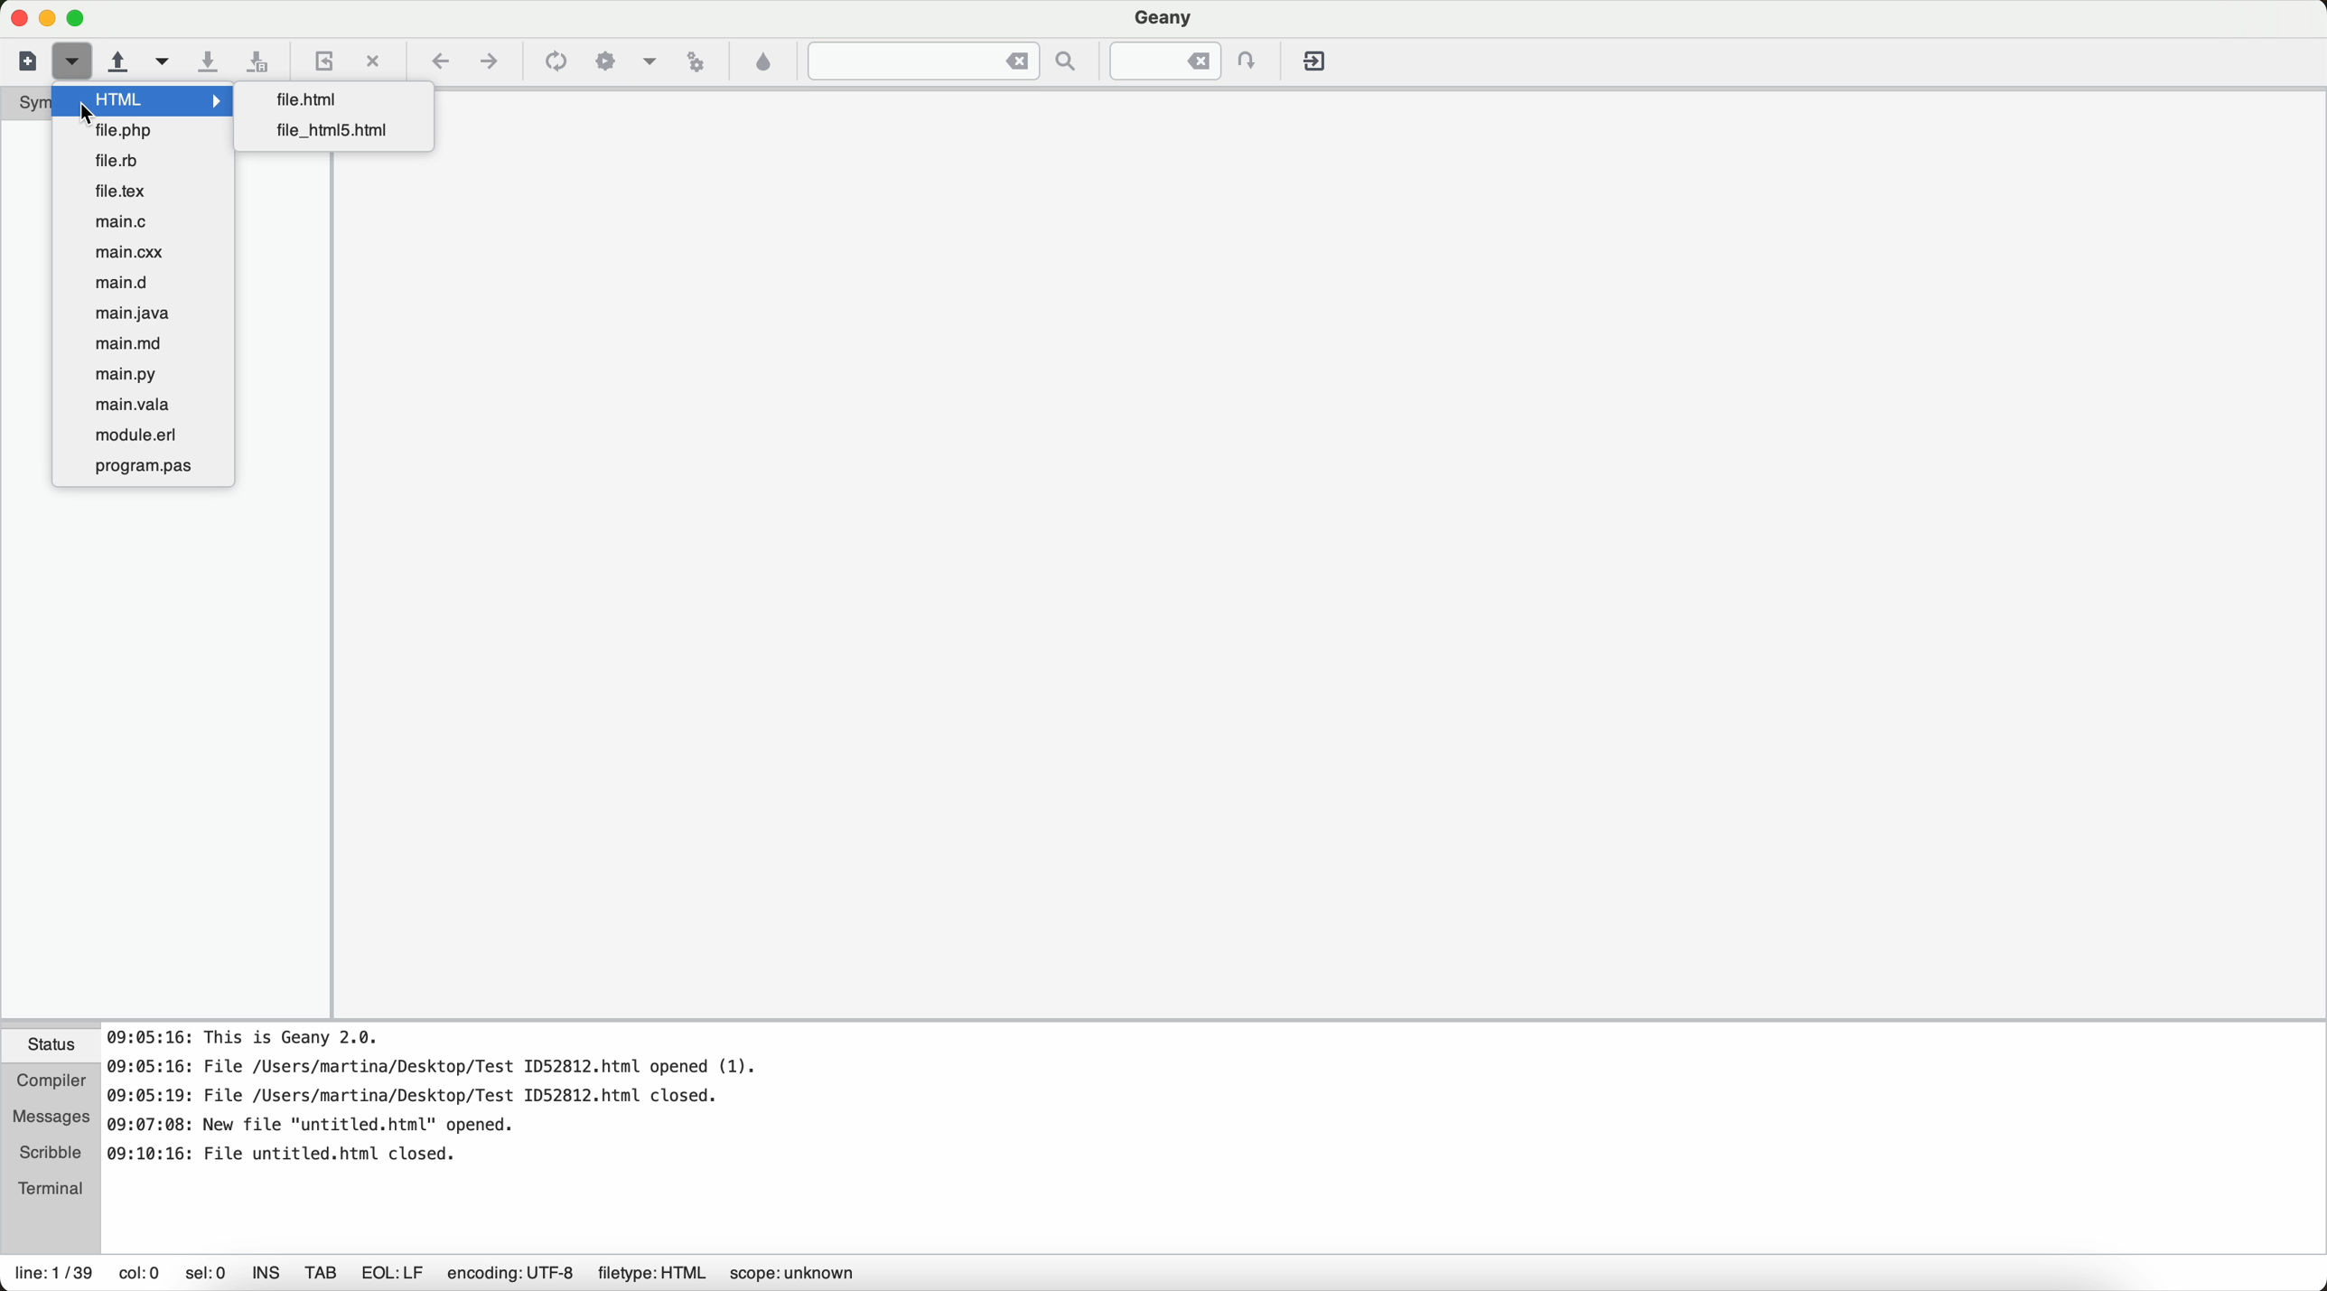 This screenshot has width=2327, height=1291. I want to click on compiler, so click(48, 1081).